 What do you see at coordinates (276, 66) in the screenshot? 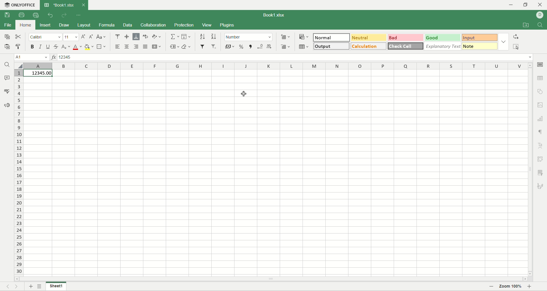
I see `column name` at bounding box center [276, 66].